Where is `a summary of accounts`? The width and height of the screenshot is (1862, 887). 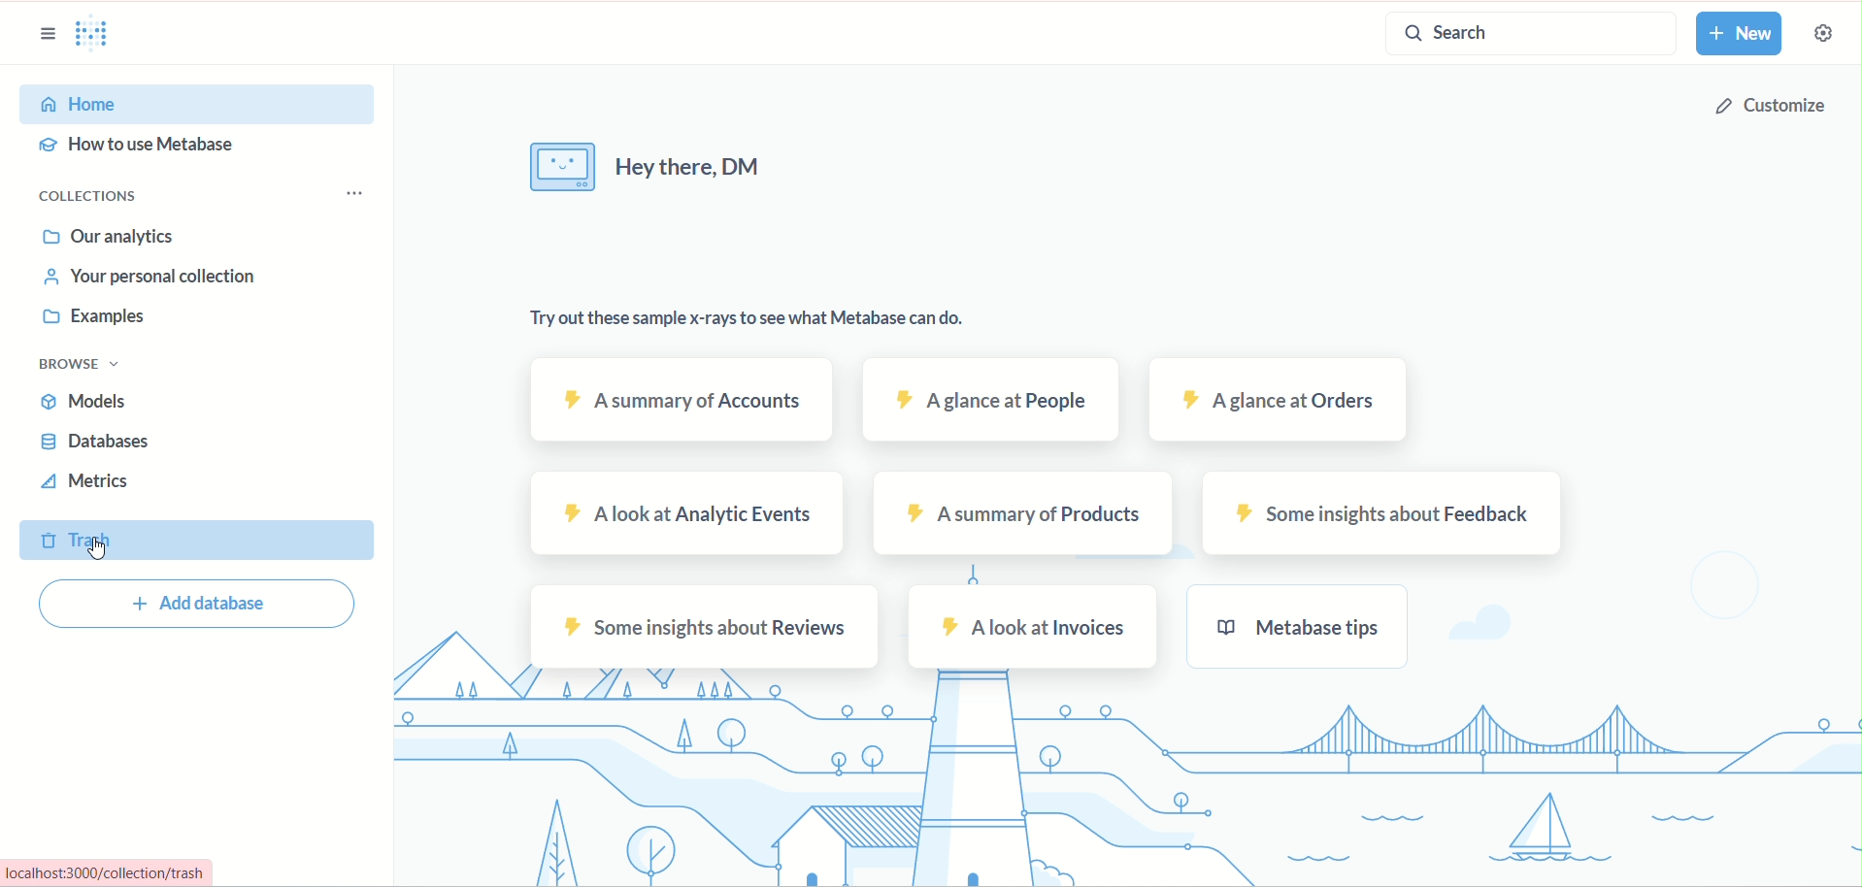 a summary of accounts is located at coordinates (668, 405).